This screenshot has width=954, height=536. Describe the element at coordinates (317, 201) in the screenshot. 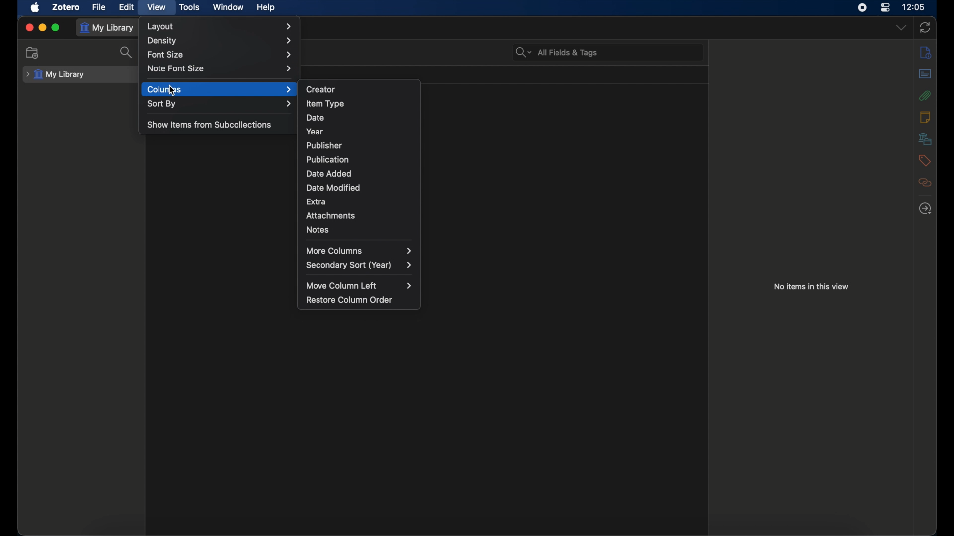

I see `extra` at that location.